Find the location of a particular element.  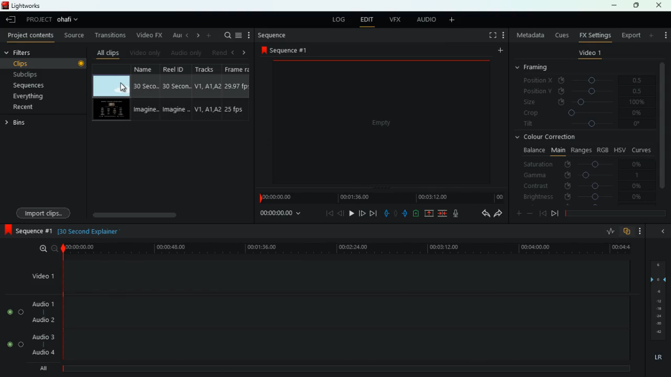

back is located at coordinates (543, 213).